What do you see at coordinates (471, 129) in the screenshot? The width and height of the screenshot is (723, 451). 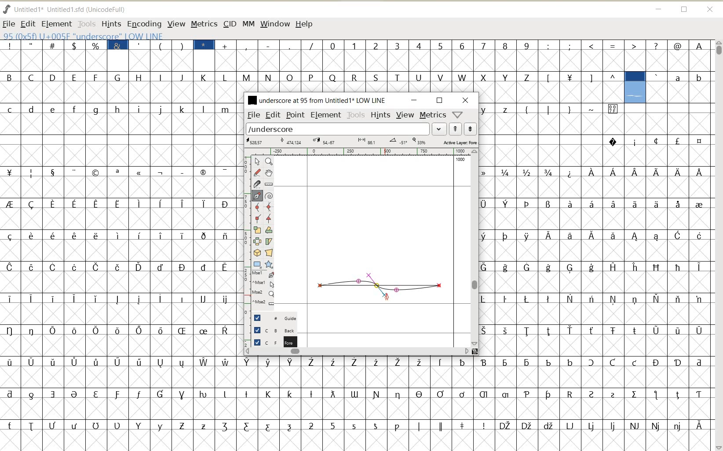 I see `show next word list` at bounding box center [471, 129].